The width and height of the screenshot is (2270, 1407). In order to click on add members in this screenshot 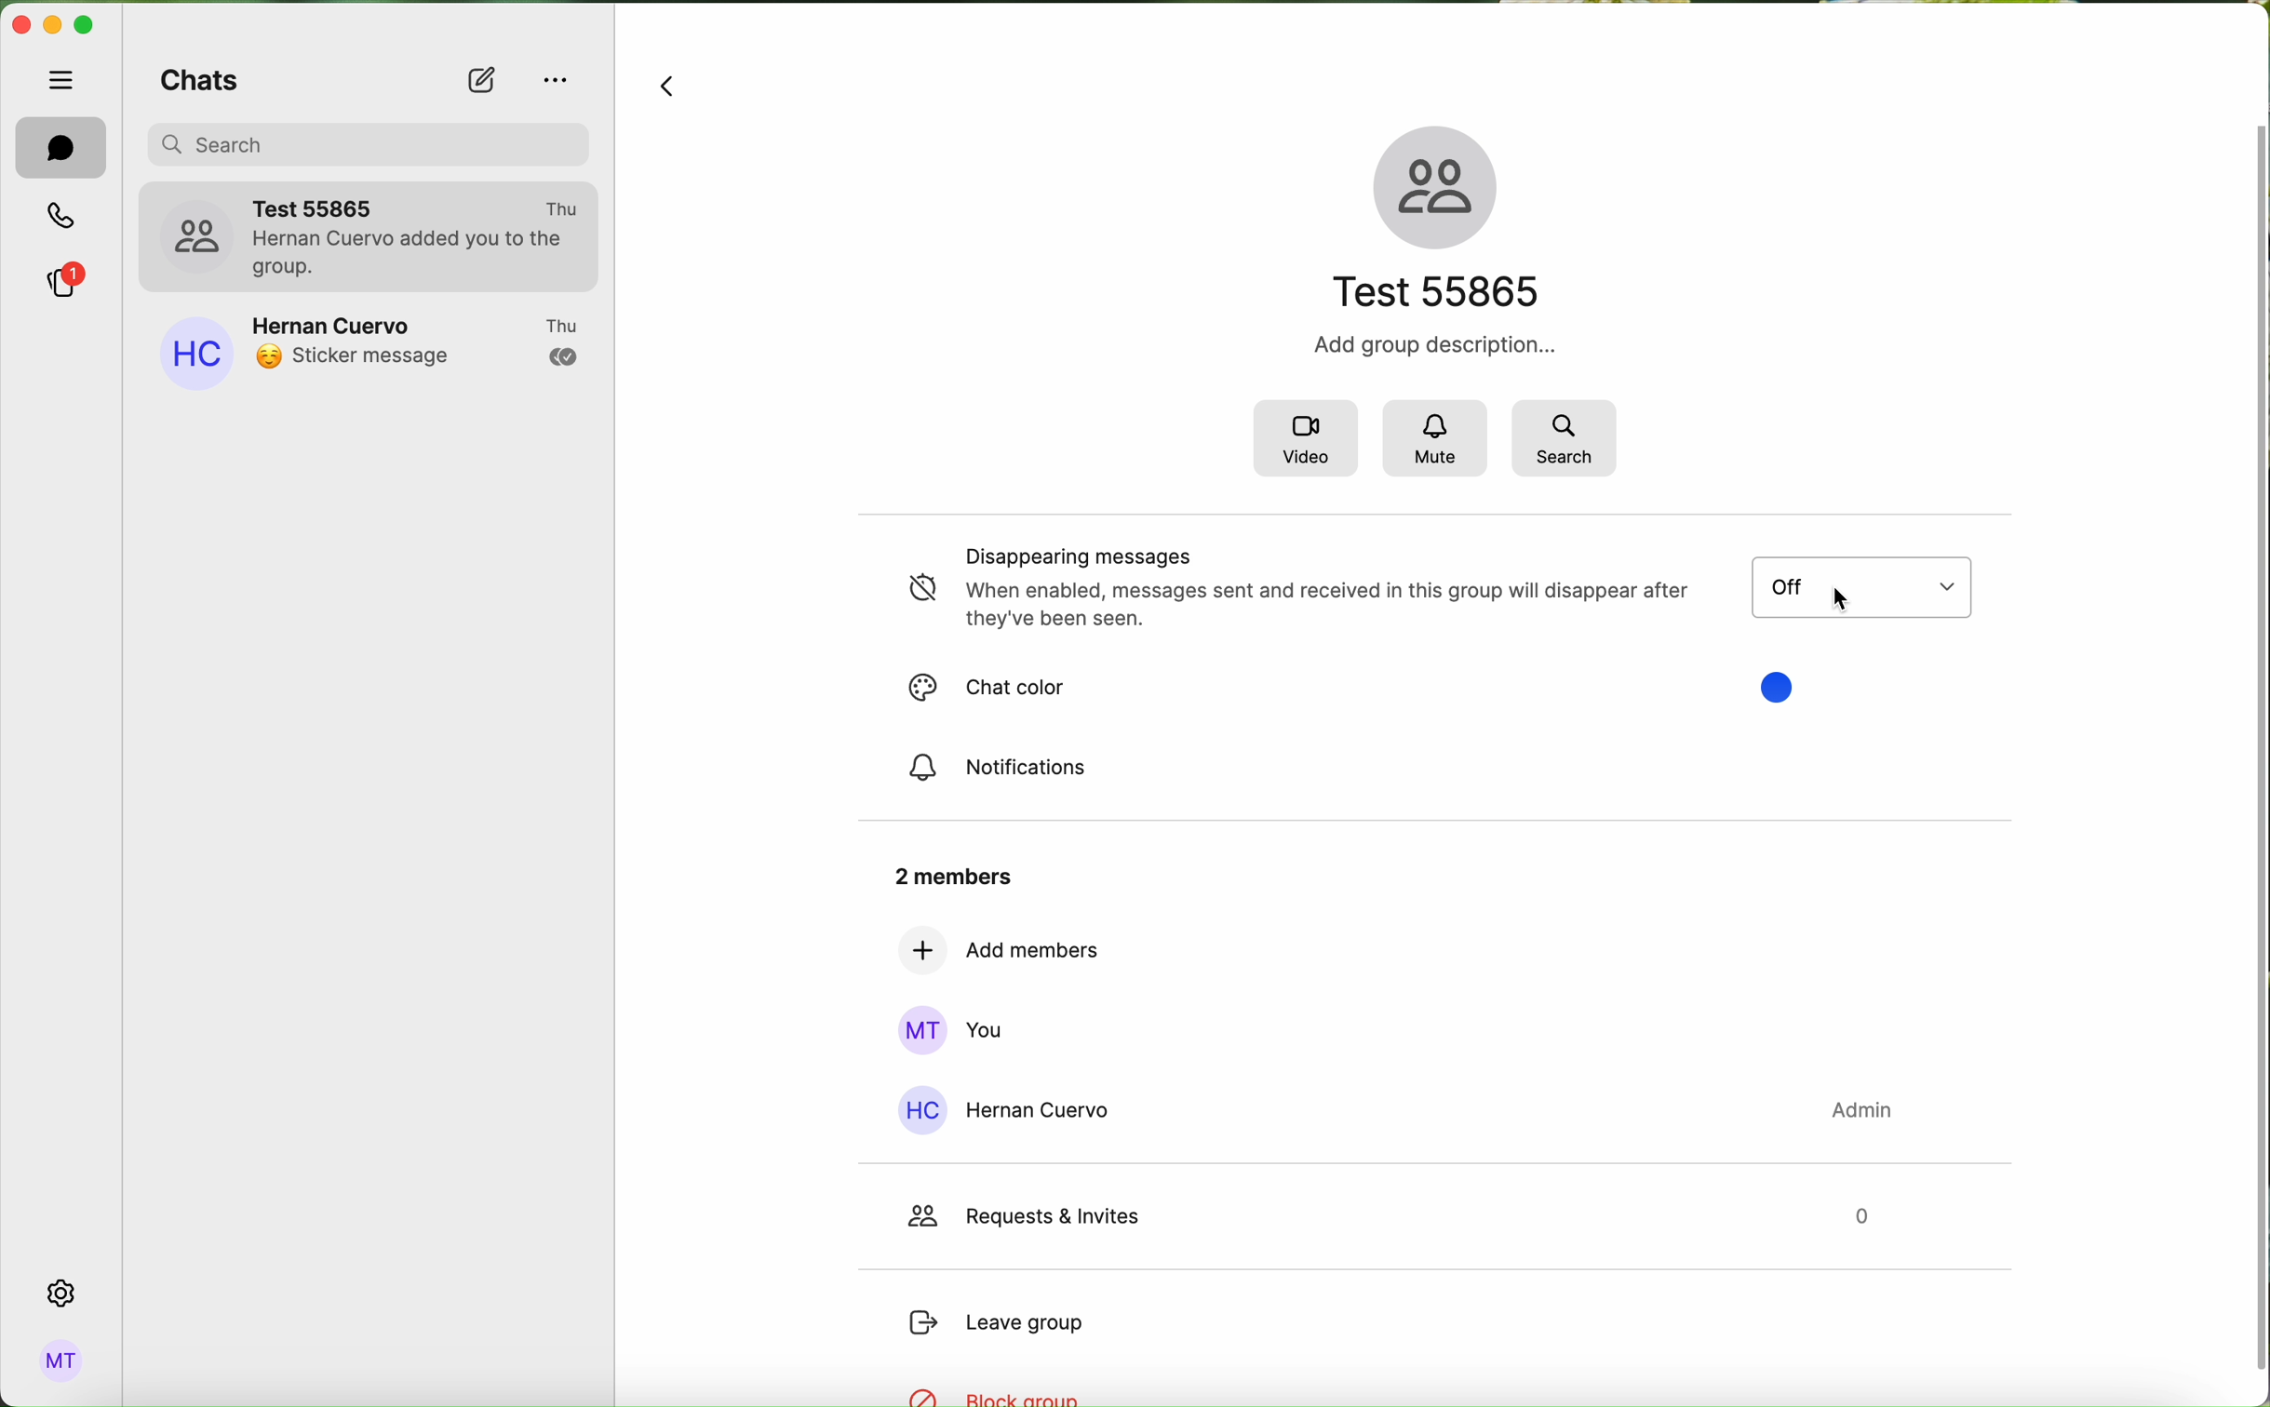, I will do `click(1001, 952)`.